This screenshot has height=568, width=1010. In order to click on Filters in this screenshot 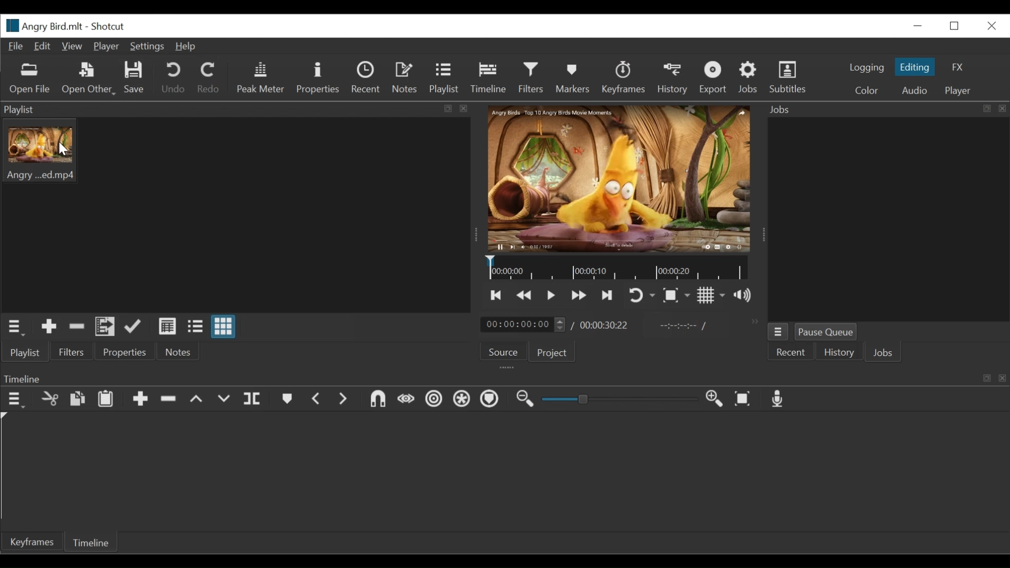, I will do `click(531, 77)`.